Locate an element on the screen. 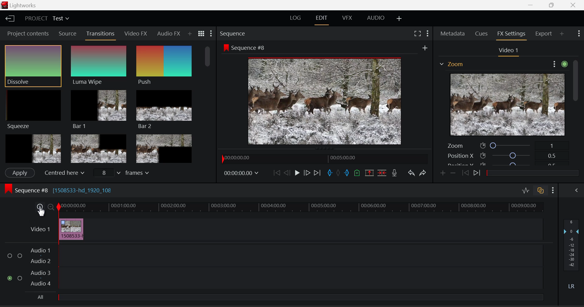 The width and height of the screenshot is (584, 307). Audio Input Checkbox is located at coordinates (20, 278).